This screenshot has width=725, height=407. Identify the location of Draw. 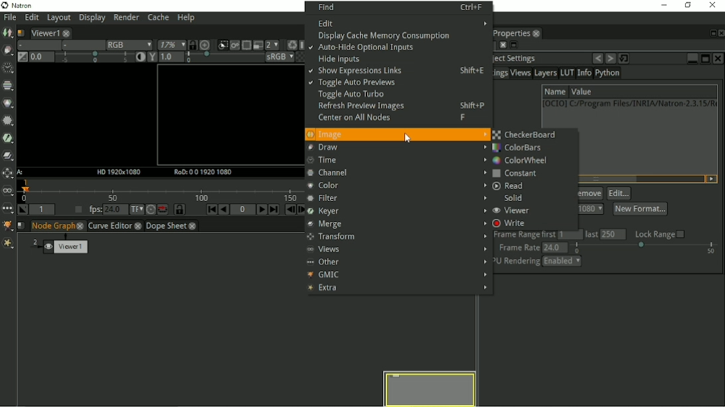
(396, 148).